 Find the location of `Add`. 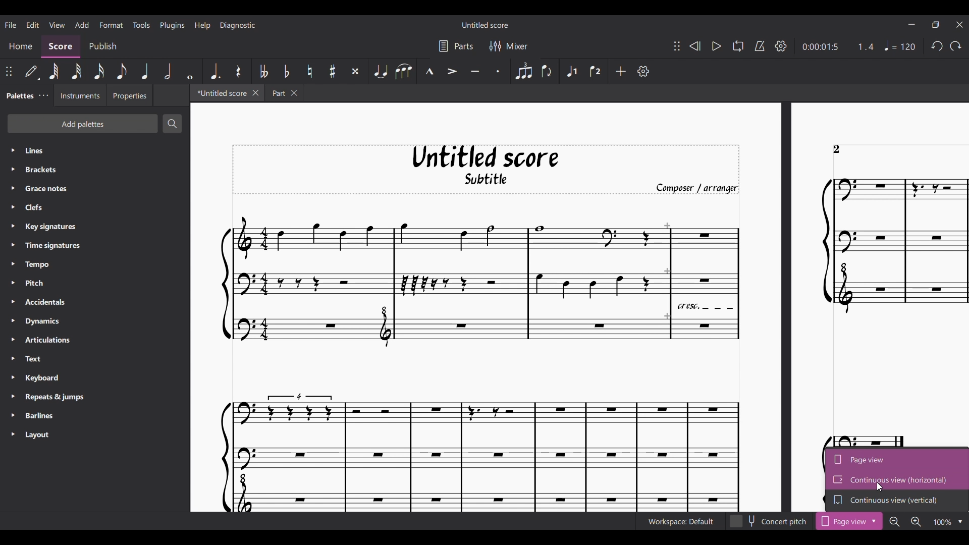

Add is located at coordinates (621, 71).